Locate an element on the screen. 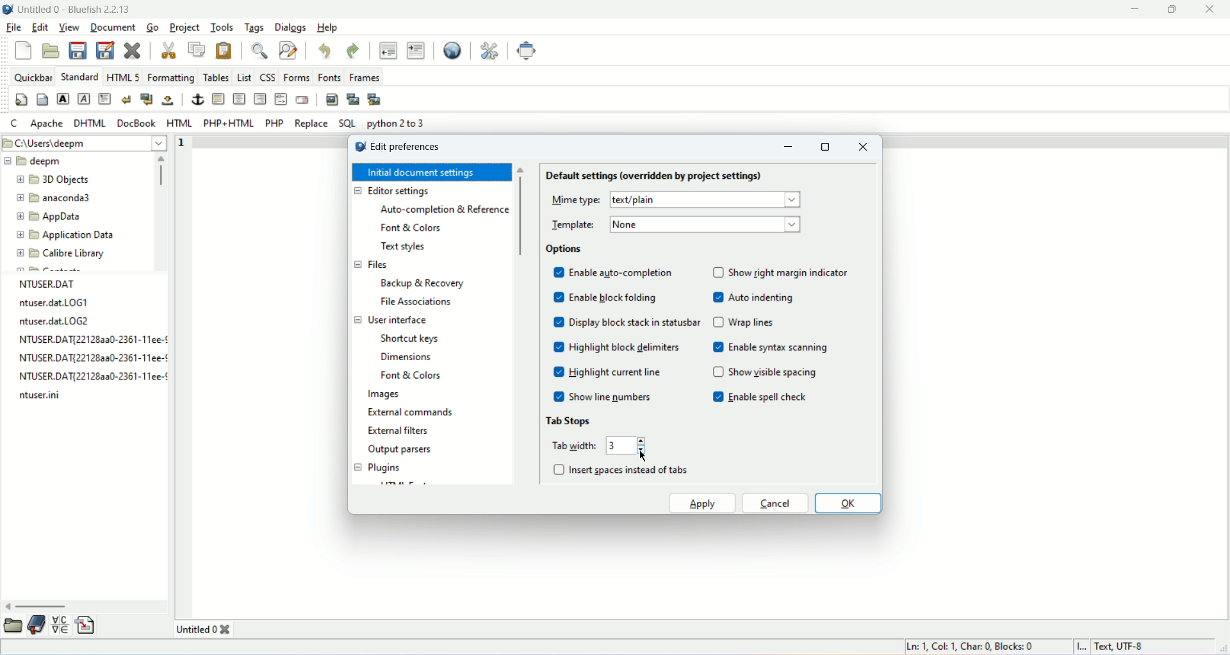 The height and width of the screenshot is (655, 1230). NTUSER.DAT{22128aa0-2361-11ee-¢ is located at coordinates (89, 340).